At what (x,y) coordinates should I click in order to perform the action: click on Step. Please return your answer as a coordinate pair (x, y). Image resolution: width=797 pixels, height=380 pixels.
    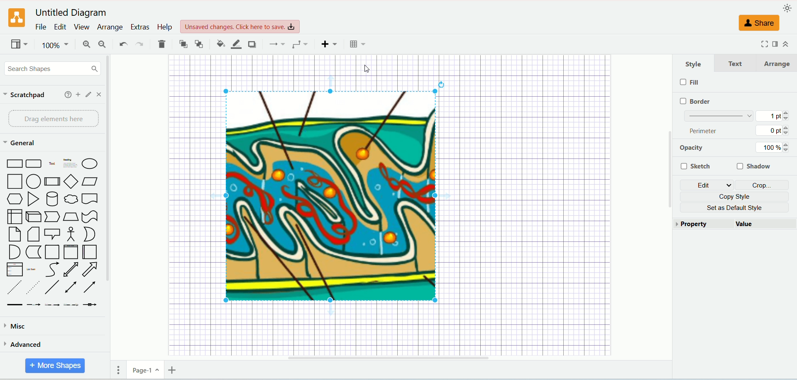
    Looking at the image, I should click on (52, 217).